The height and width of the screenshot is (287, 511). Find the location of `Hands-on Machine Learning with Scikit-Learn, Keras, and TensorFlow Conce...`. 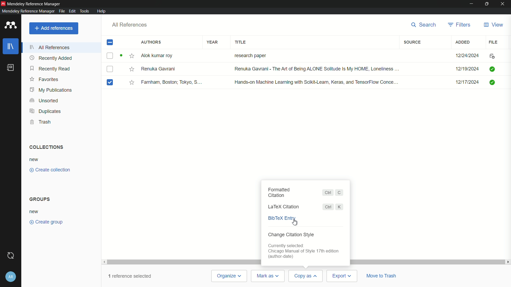

Hands-on Machine Learning with Scikit-Learn, Keras, and TensorFlow Conce... is located at coordinates (316, 81).